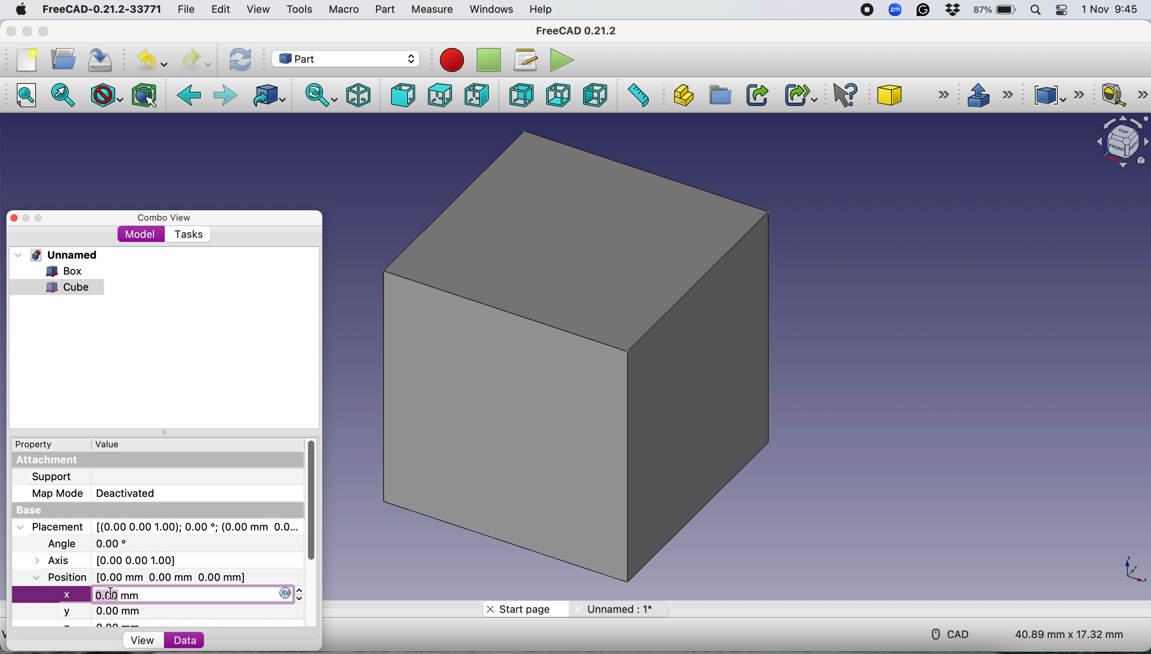 This screenshot has height=654, width=1151. I want to click on FreeCAD-0.21.2-33771, so click(102, 9).